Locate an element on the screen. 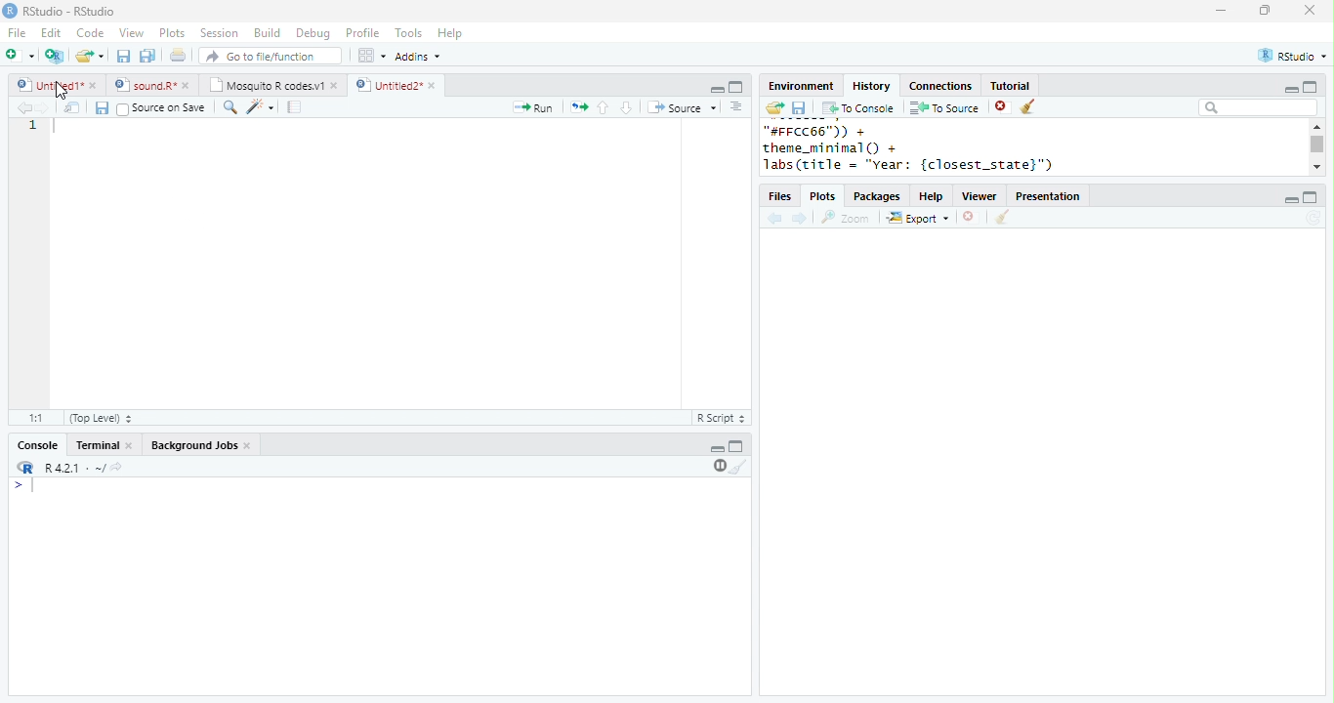 The width and height of the screenshot is (1334, 703). "#FFCC66™)) +
theme_minimal () +
Jabs(title = "vear: {closest_state}") is located at coordinates (926, 148).